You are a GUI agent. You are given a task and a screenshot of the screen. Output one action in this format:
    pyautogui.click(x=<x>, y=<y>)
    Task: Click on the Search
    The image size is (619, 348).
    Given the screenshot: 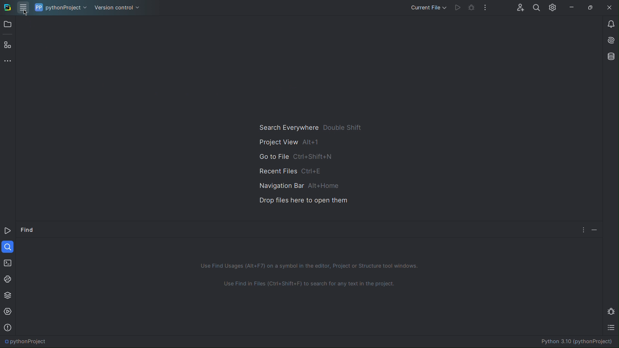 What is the action you would take?
    pyautogui.click(x=536, y=7)
    